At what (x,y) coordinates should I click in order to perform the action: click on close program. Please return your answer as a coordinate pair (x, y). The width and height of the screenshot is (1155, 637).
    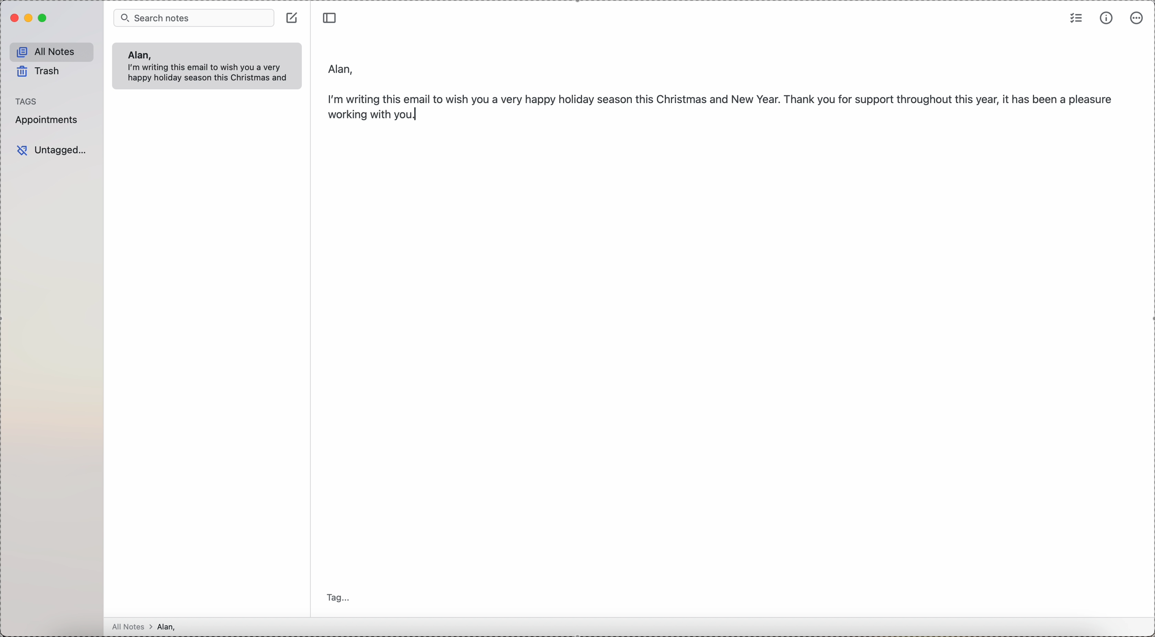
    Looking at the image, I should click on (13, 18).